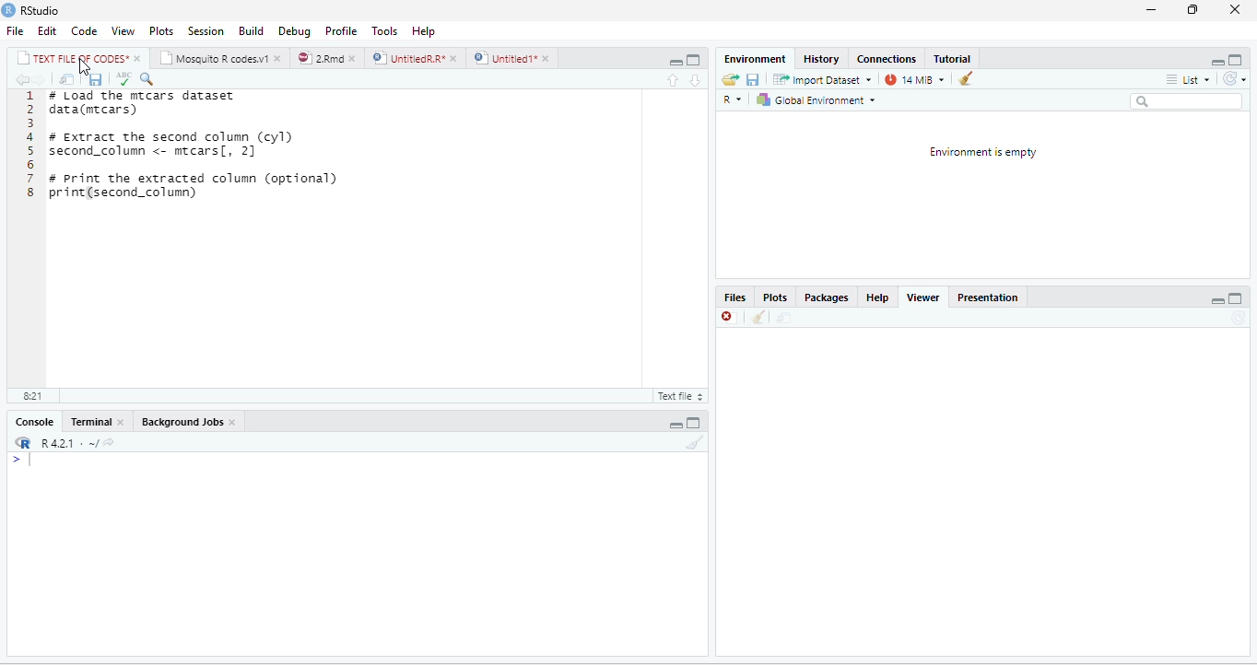 The width and height of the screenshot is (1257, 665). I want to click on History, so click(821, 58).